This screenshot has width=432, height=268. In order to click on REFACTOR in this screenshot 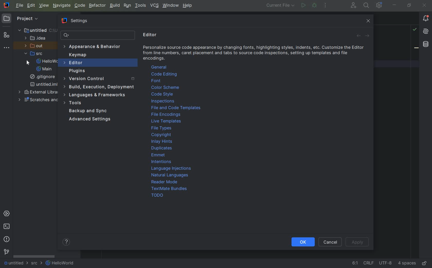, I will do `click(98, 6)`.